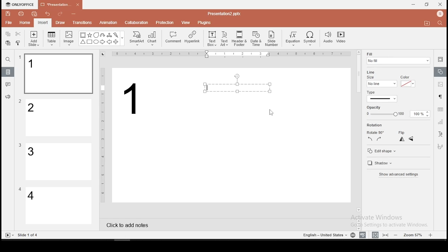  Describe the element at coordinates (398, 175) in the screenshot. I see `show advanced settings` at that location.